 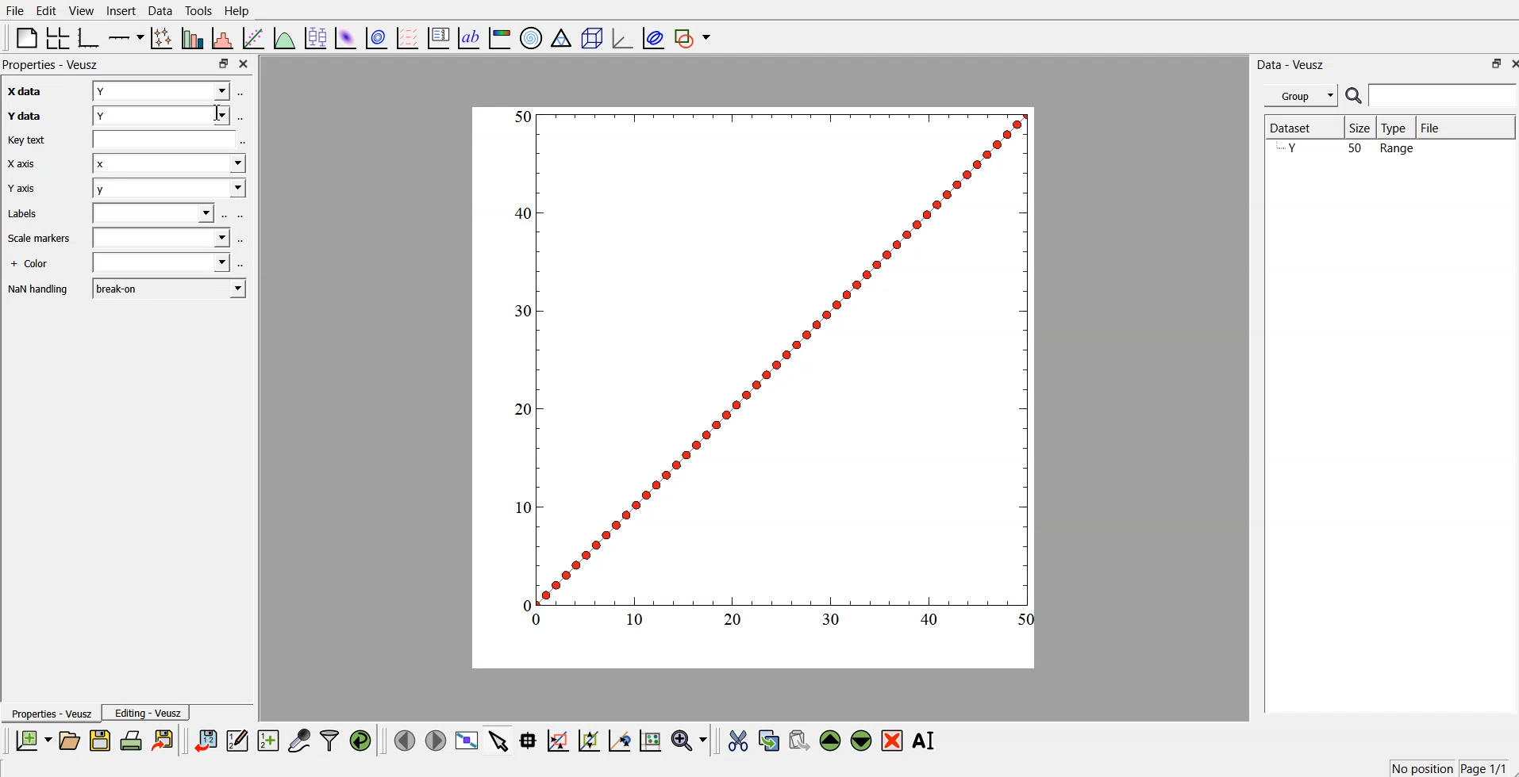 I want to click on open document, so click(x=71, y=741).